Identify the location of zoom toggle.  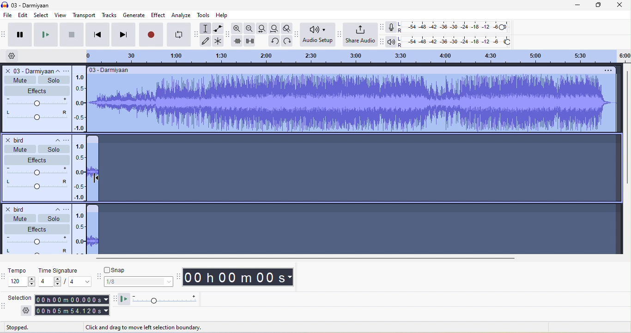
(288, 29).